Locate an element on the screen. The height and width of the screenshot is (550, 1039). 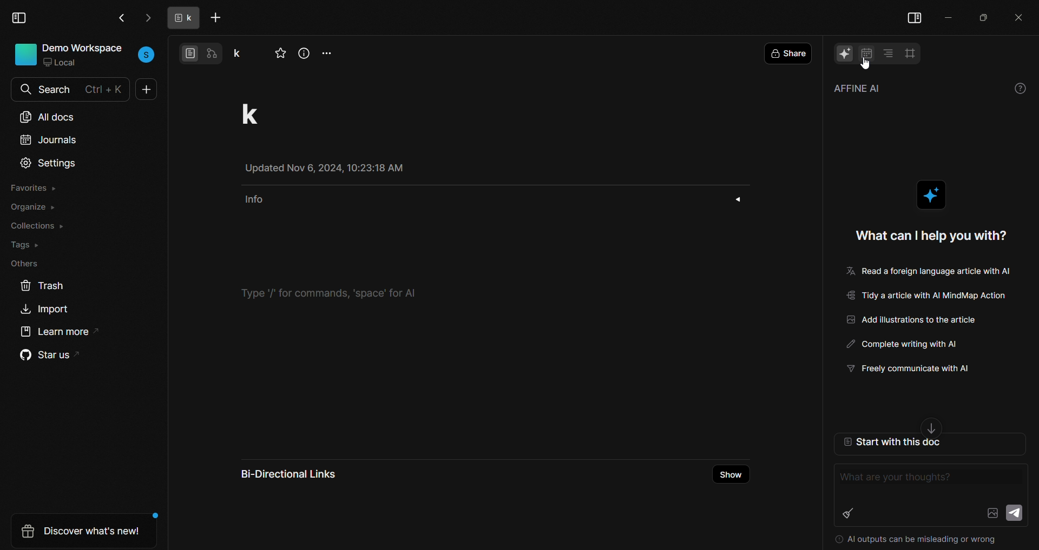
import is located at coordinates (48, 311).